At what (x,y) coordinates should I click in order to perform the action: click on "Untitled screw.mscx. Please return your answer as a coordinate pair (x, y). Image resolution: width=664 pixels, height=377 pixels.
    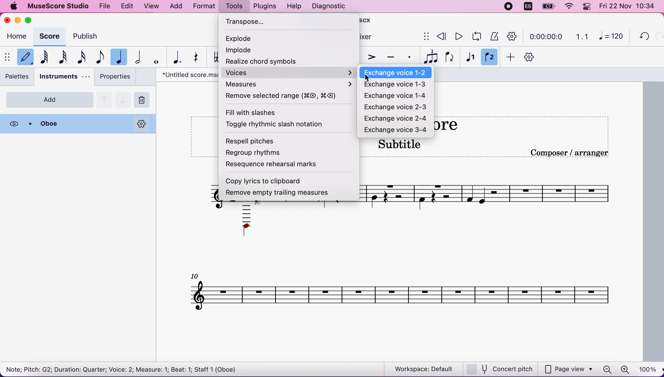
    Looking at the image, I should click on (188, 75).